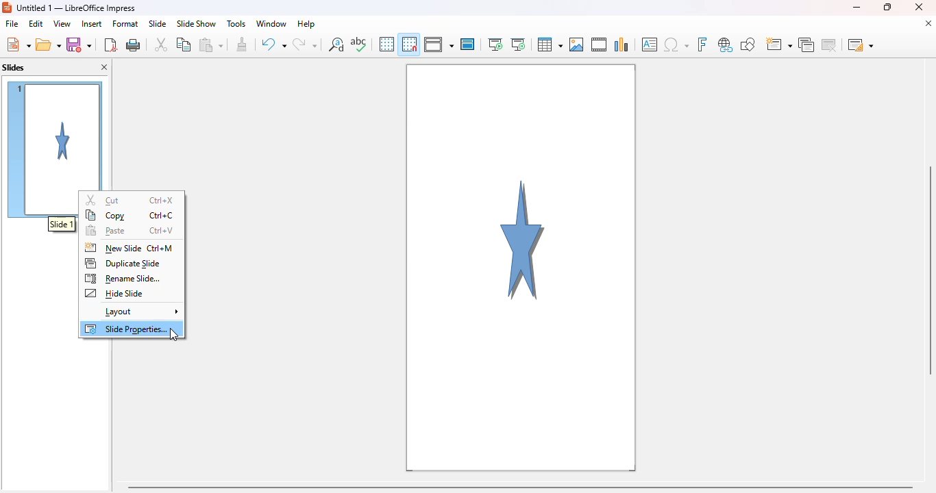 The width and height of the screenshot is (936, 493). What do you see at coordinates (7, 8) in the screenshot?
I see `logo` at bounding box center [7, 8].